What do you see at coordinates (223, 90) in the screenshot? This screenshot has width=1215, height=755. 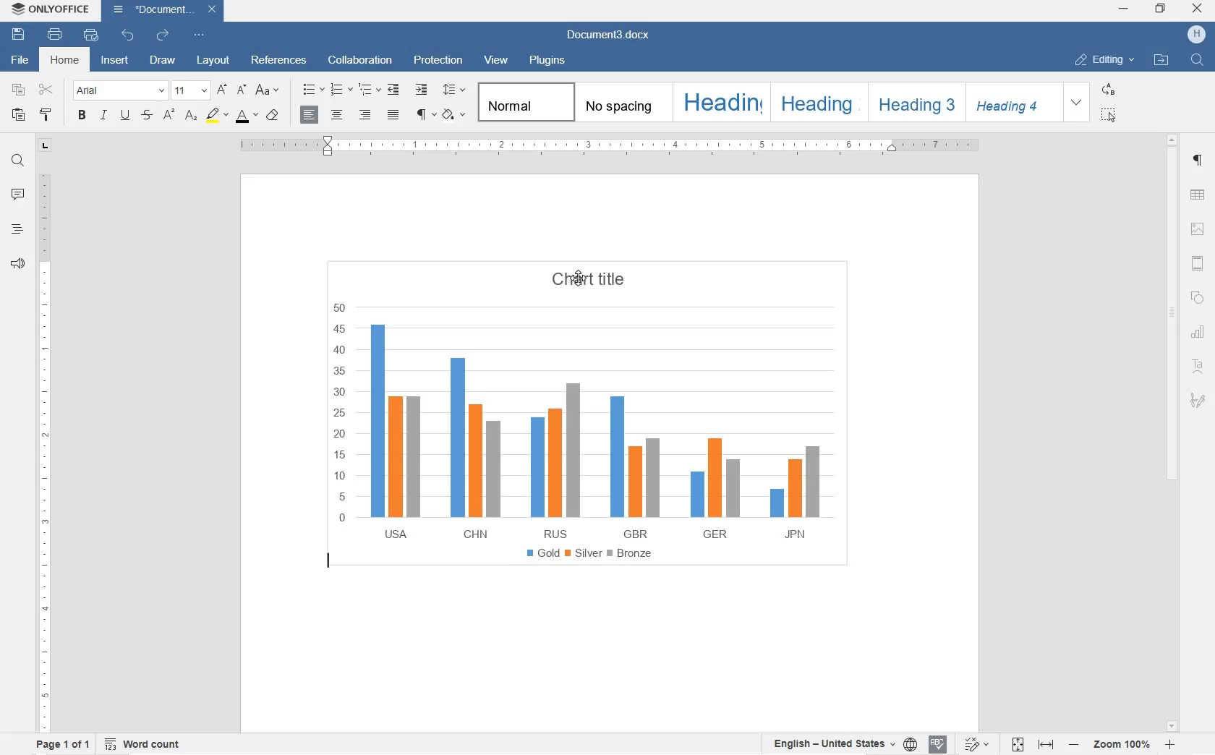 I see `INCREMENT FONT SIZE` at bounding box center [223, 90].